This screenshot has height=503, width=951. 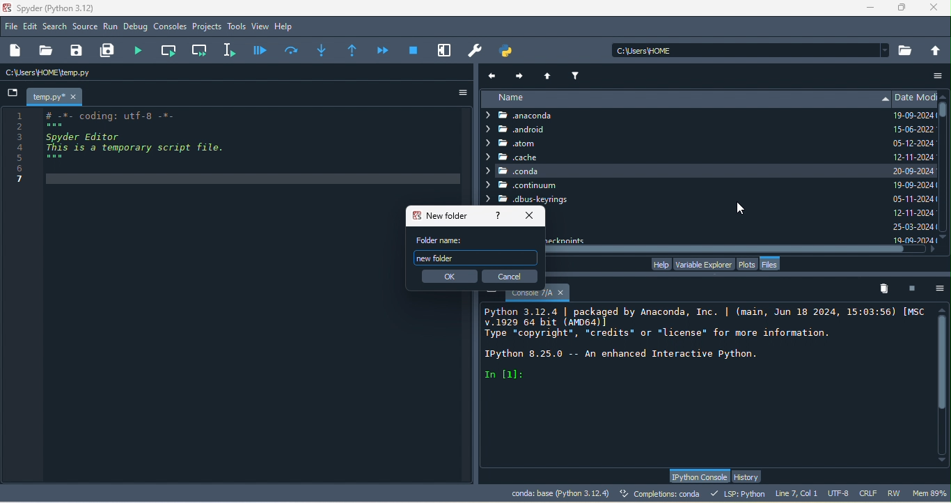 What do you see at coordinates (524, 130) in the screenshot?
I see `android` at bounding box center [524, 130].